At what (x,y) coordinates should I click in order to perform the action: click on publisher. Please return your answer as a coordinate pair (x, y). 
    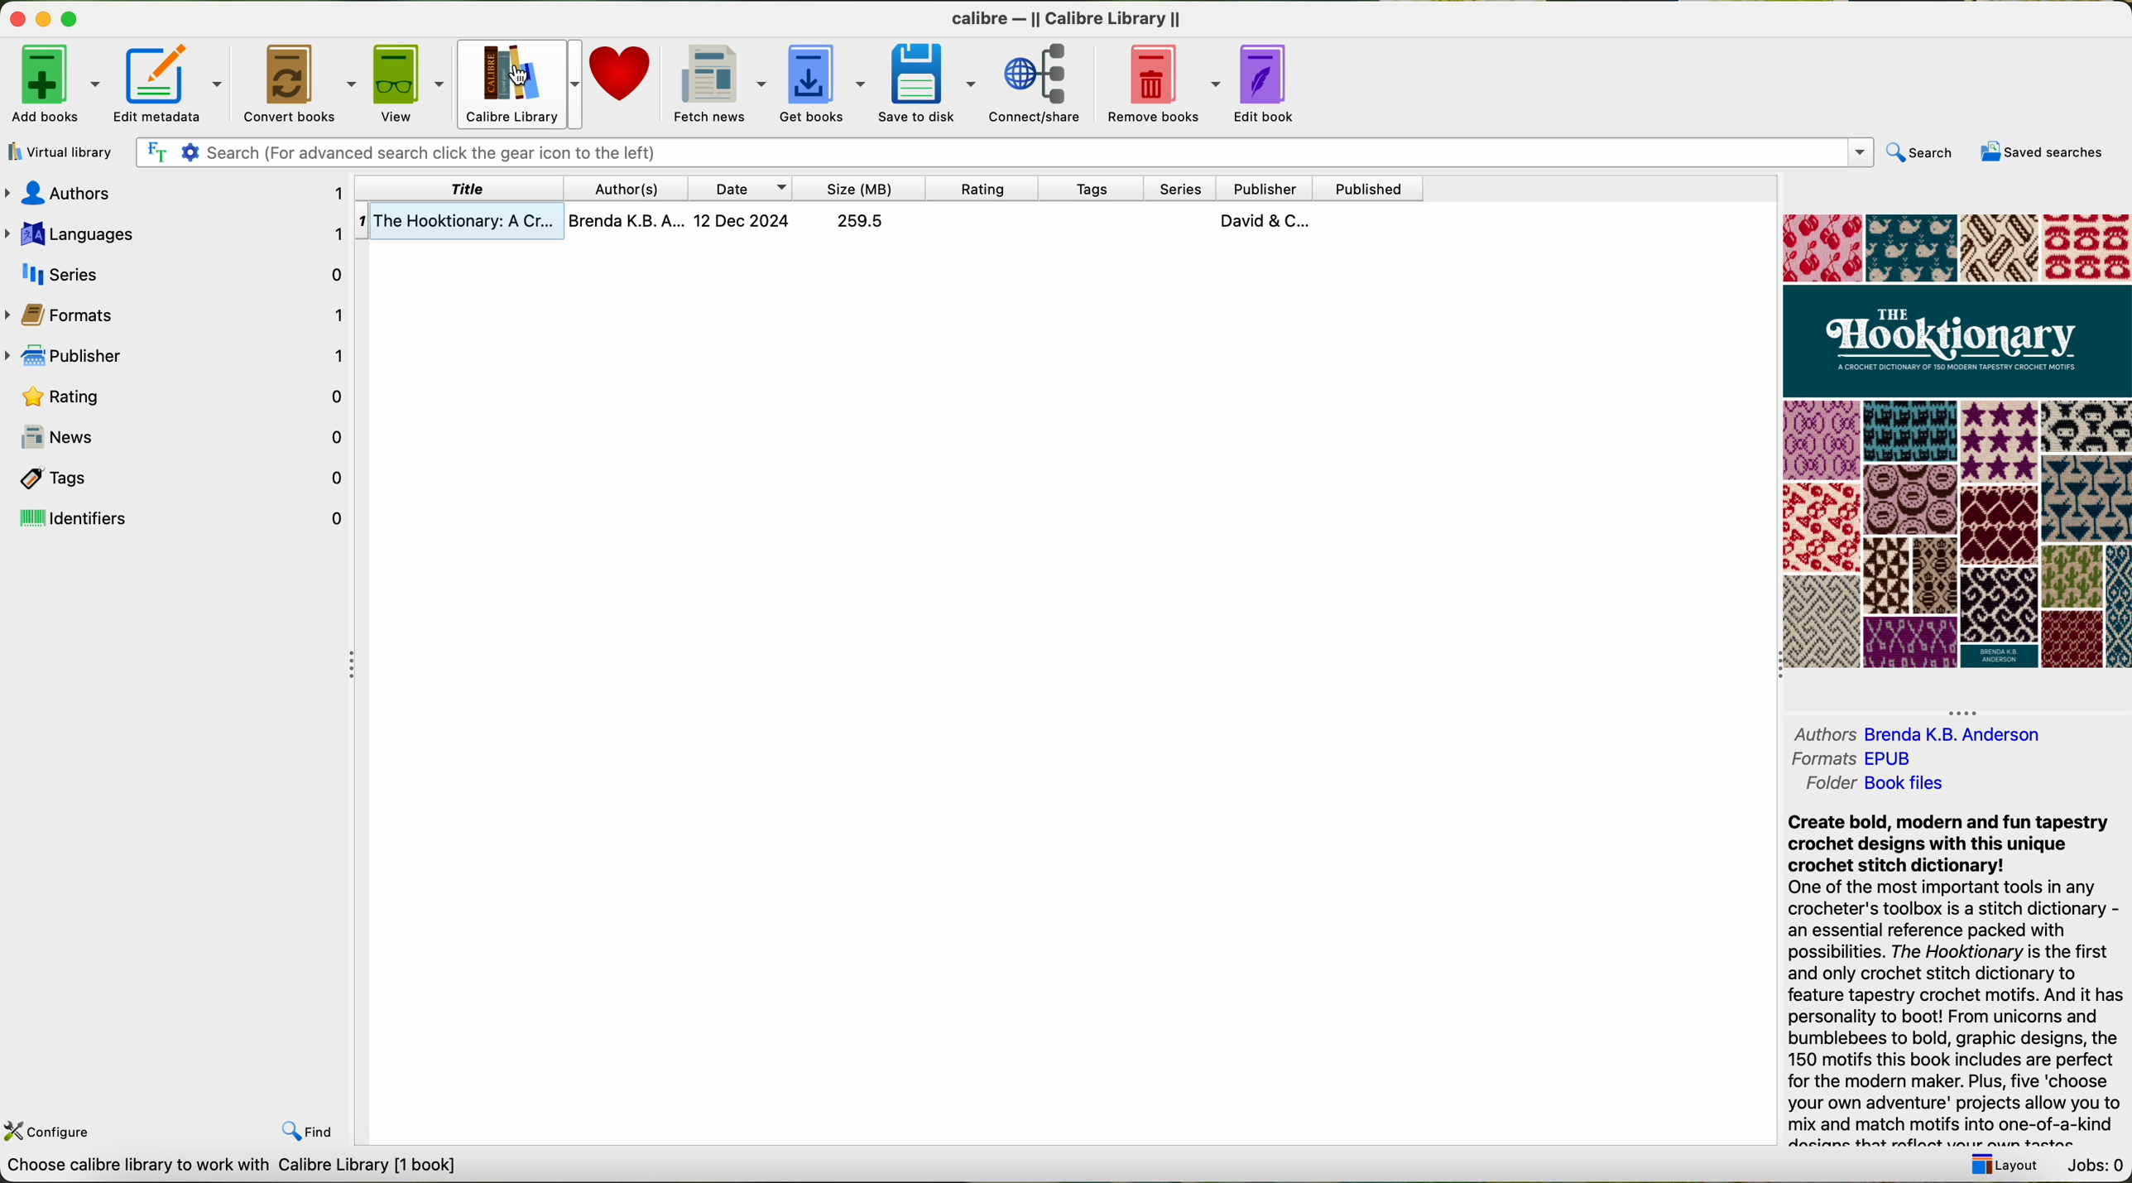
    Looking at the image, I should click on (1263, 185).